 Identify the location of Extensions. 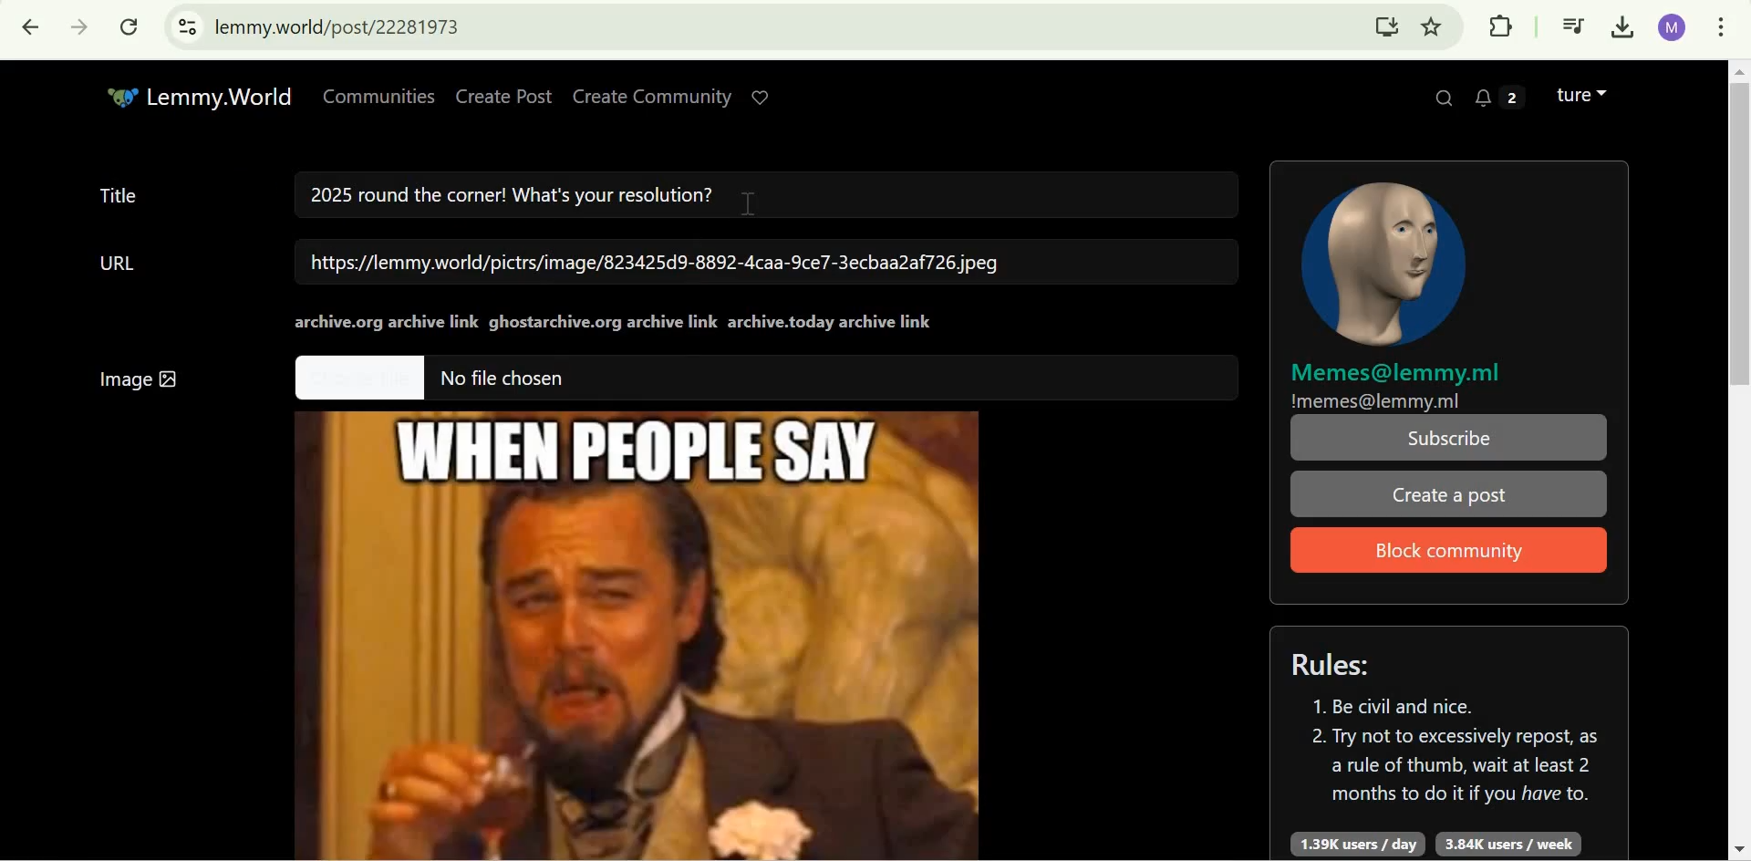
(1500, 26).